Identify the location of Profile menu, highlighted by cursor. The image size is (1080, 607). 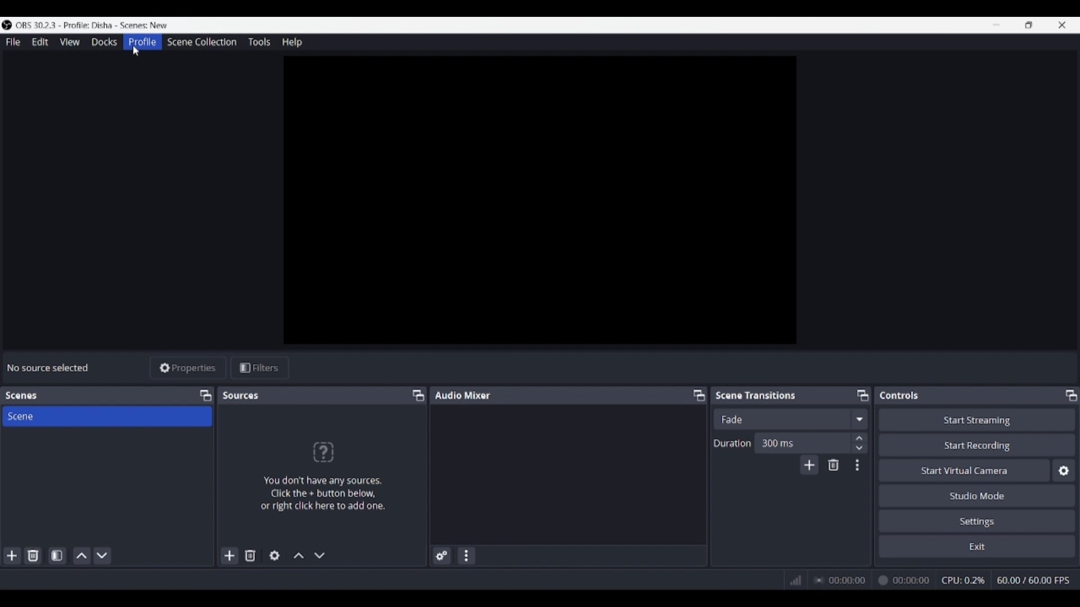
(142, 42).